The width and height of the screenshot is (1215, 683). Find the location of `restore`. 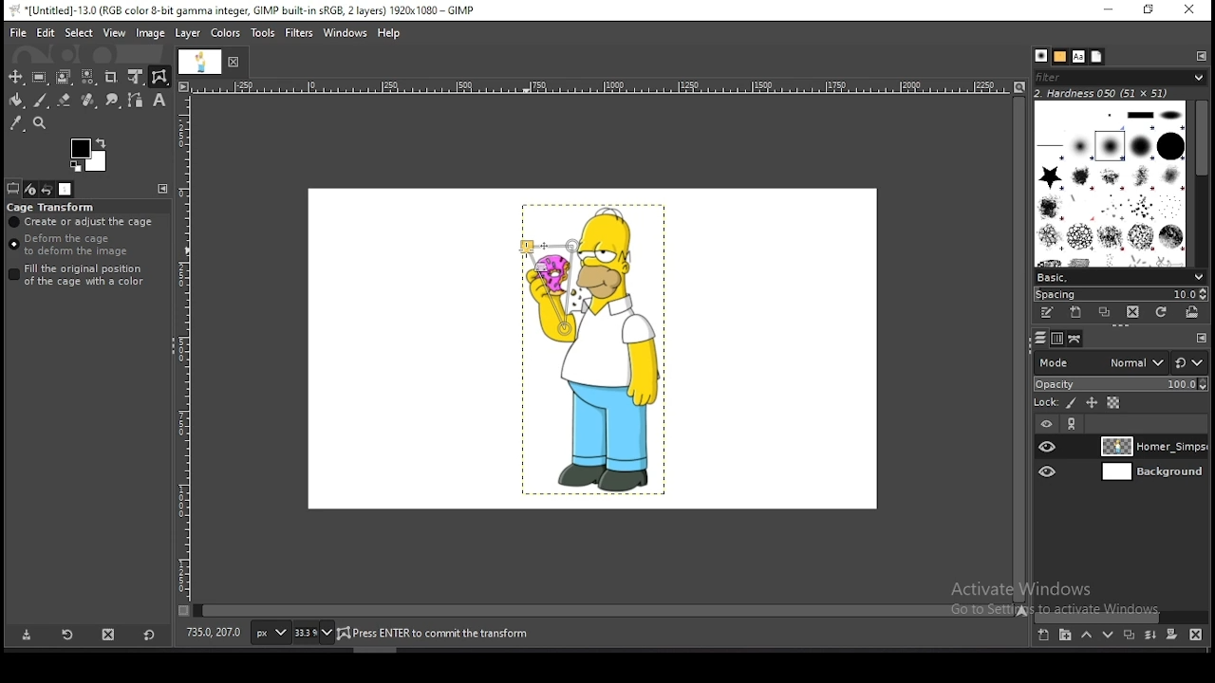

restore is located at coordinates (1146, 10).